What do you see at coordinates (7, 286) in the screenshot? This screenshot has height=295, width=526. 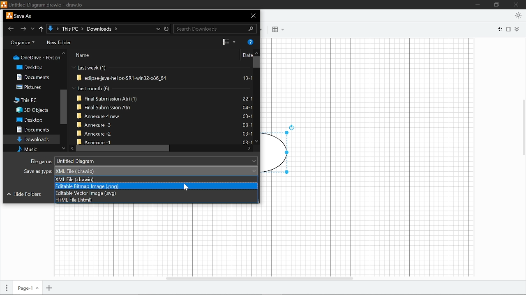 I see `Pages` at bounding box center [7, 286].